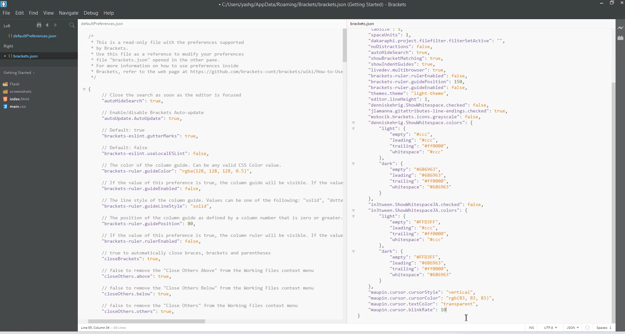 The height and width of the screenshot is (334, 625). I want to click on Maximize, so click(612, 3).